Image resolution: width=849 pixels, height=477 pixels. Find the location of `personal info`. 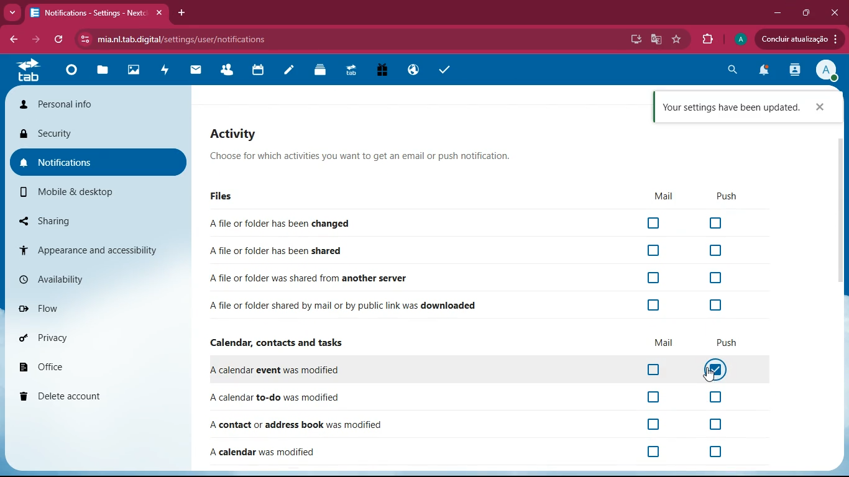

personal info is located at coordinates (99, 104).